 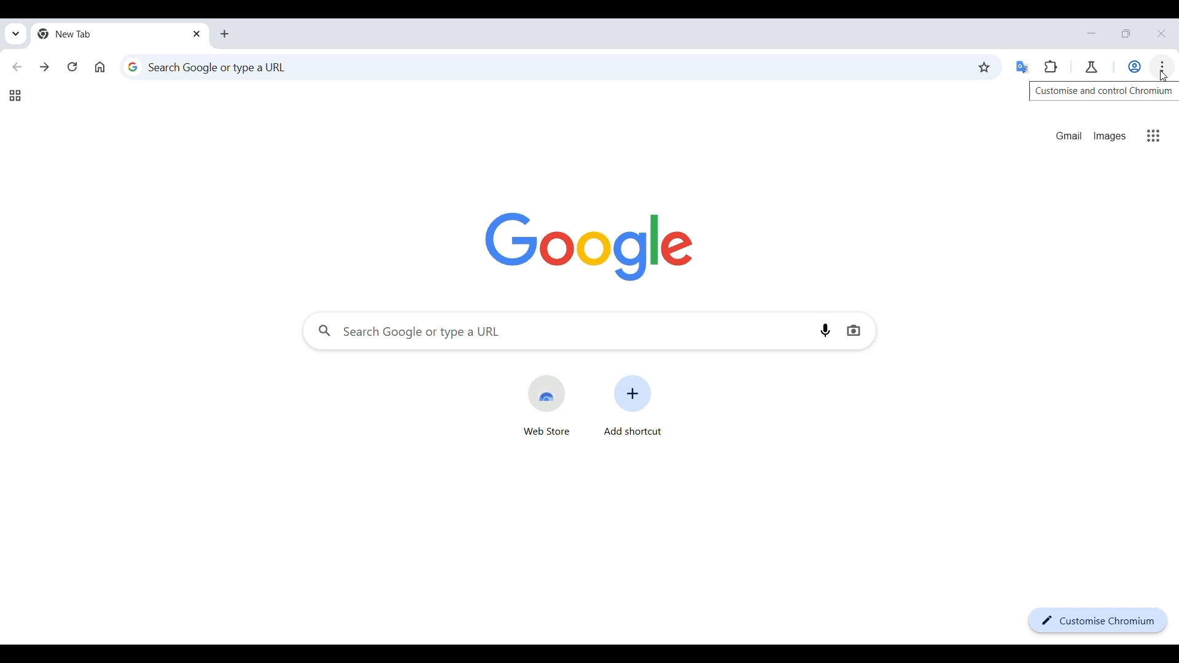 I want to click on Search by image, so click(x=854, y=330).